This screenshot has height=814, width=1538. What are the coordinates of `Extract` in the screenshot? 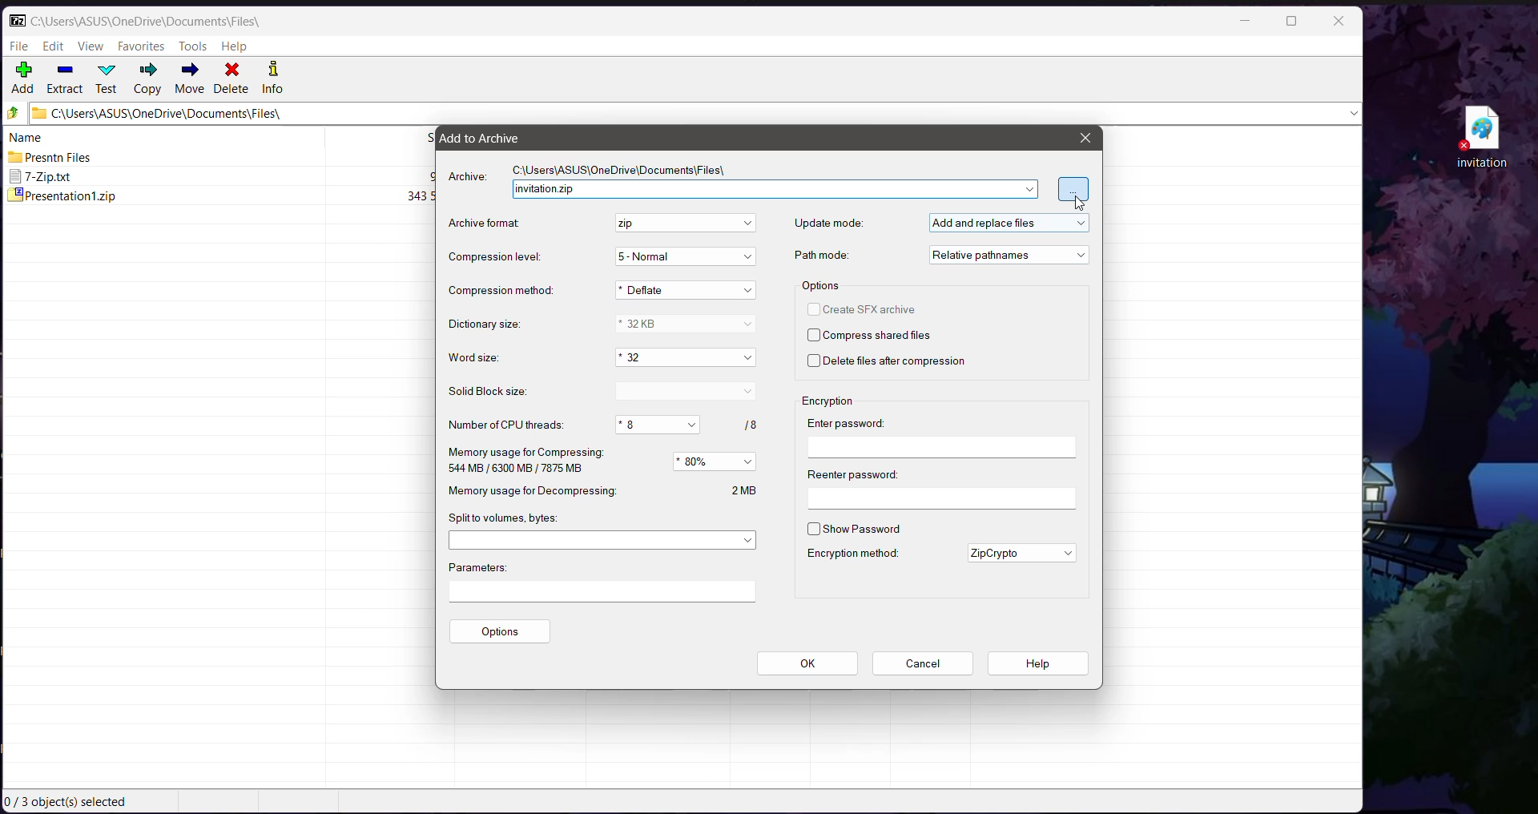 It's located at (65, 79).